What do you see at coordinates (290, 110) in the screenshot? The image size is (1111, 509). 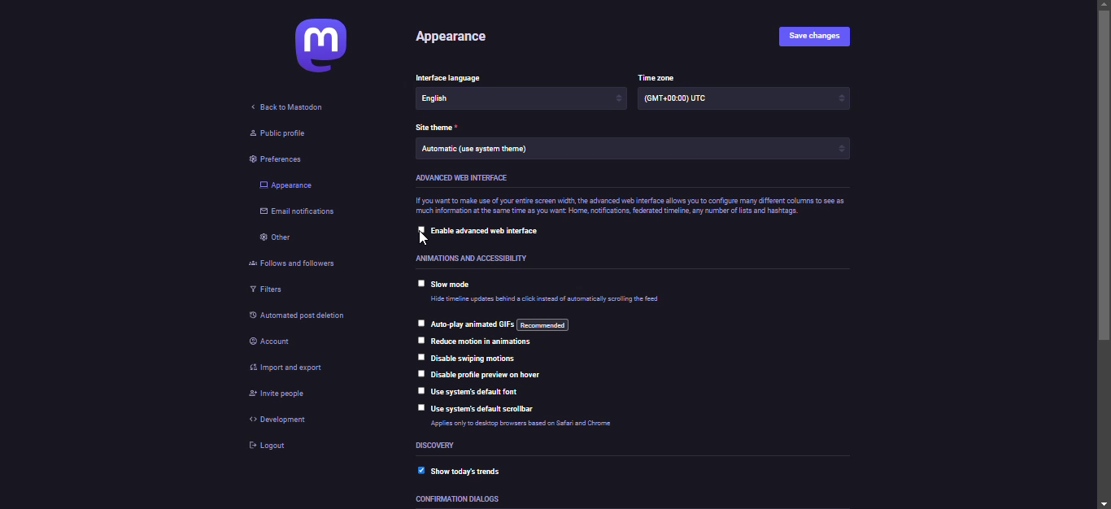 I see `back to mastodon` at bounding box center [290, 110].